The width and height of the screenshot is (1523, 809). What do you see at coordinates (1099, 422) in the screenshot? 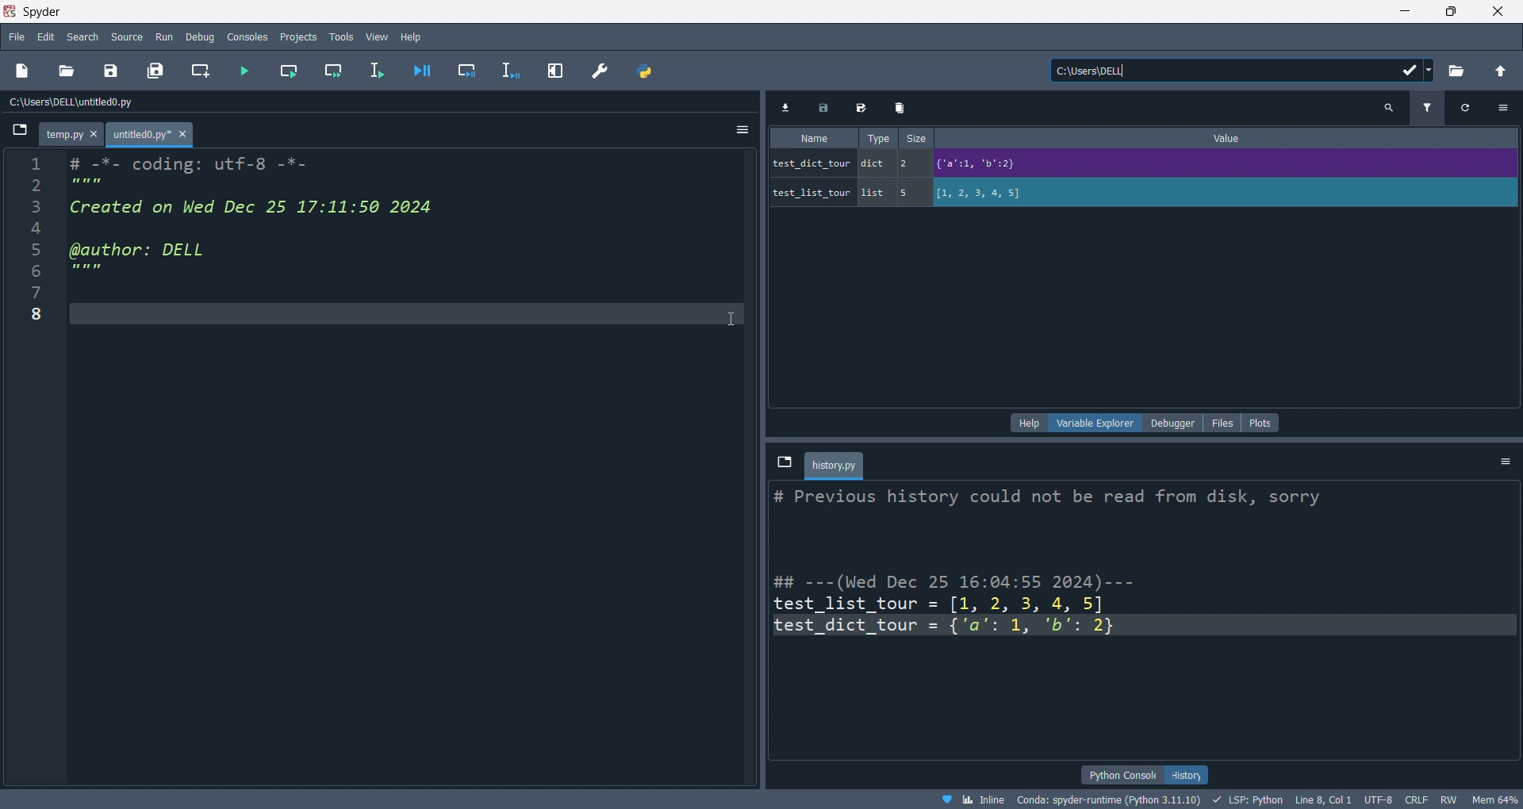
I see `variable explorer` at bounding box center [1099, 422].